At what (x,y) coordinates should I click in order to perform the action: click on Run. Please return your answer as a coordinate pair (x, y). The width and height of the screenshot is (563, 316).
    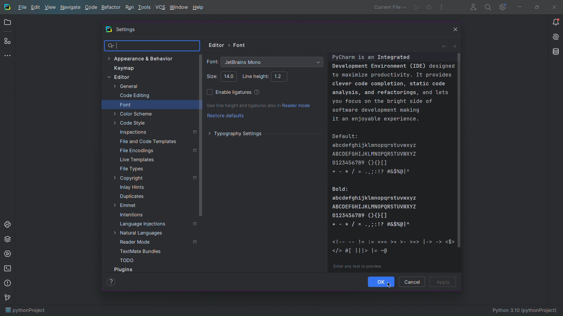
    Looking at the image, I should click on (129, 8).